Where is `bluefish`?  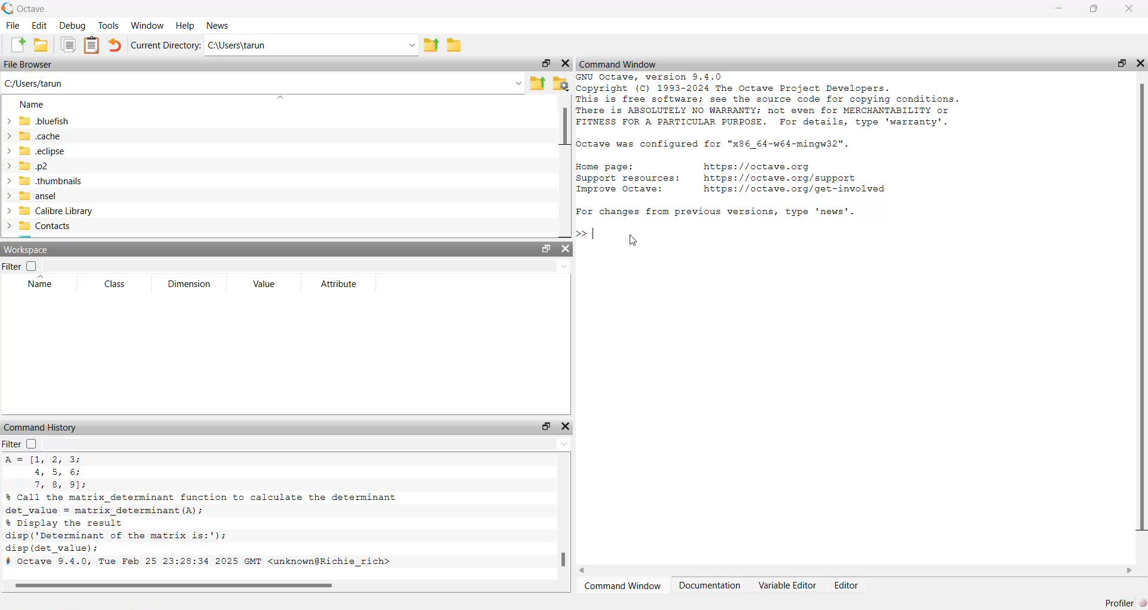
bluefish is located at coordinates (39, 121).